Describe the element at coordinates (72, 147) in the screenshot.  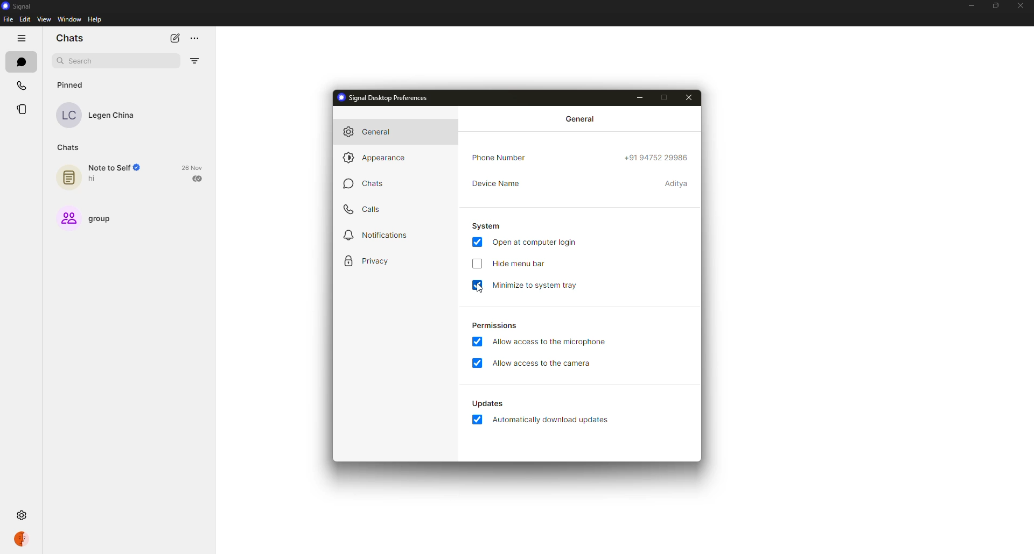
I see `chats` at that location.